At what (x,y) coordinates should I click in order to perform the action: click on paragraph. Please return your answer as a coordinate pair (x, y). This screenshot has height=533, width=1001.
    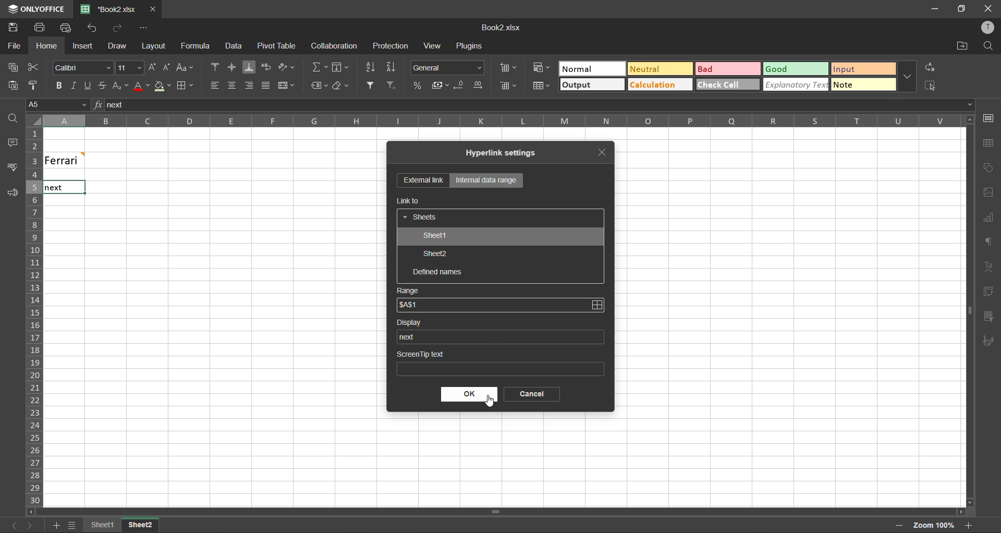
    Looking at the image, I should click on (989, 243).